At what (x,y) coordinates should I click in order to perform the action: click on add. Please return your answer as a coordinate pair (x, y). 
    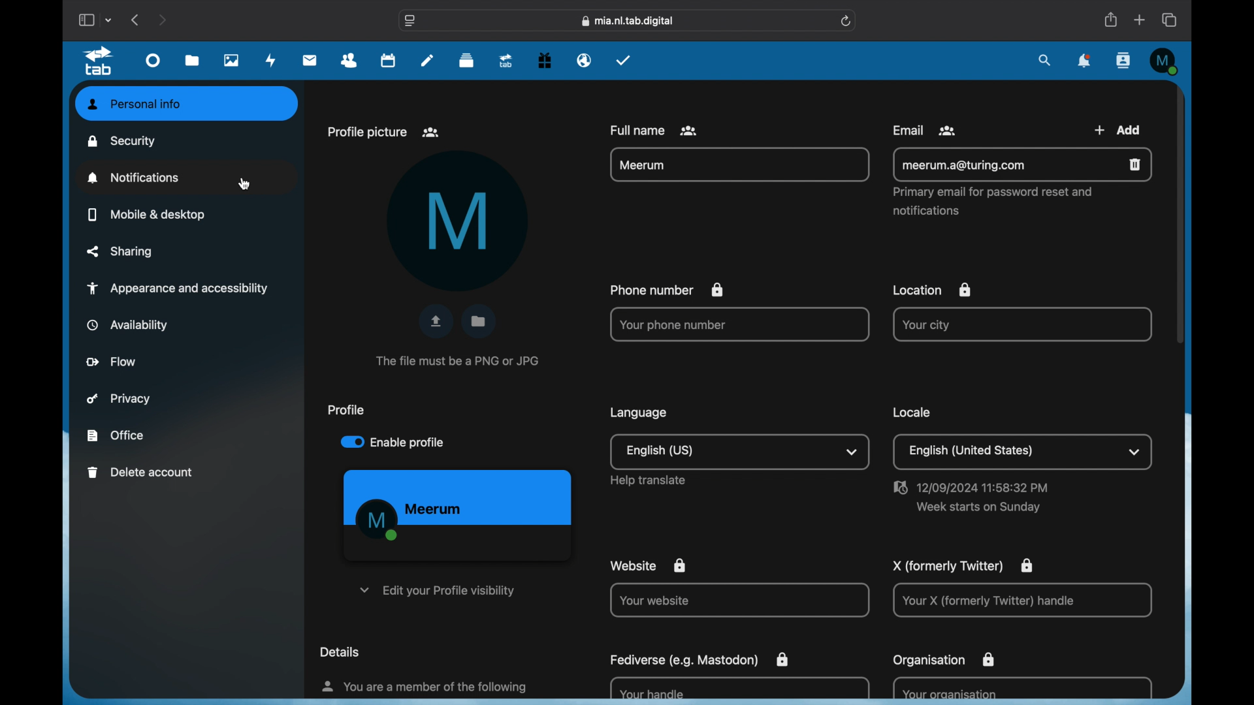
    Looking at the image, I should click on (1118, 129).